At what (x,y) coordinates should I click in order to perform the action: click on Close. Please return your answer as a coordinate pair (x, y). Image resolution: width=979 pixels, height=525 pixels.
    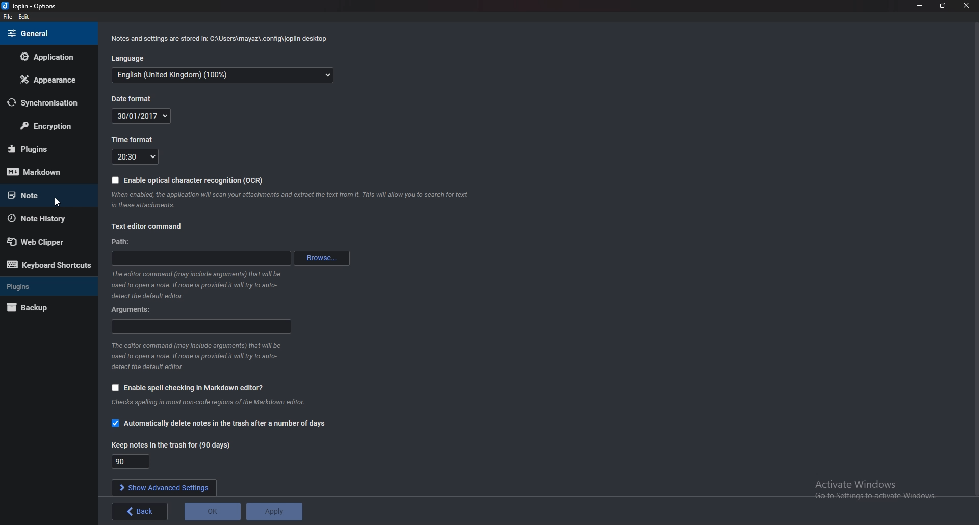
    Looking at the image, I should click on (966, 5).